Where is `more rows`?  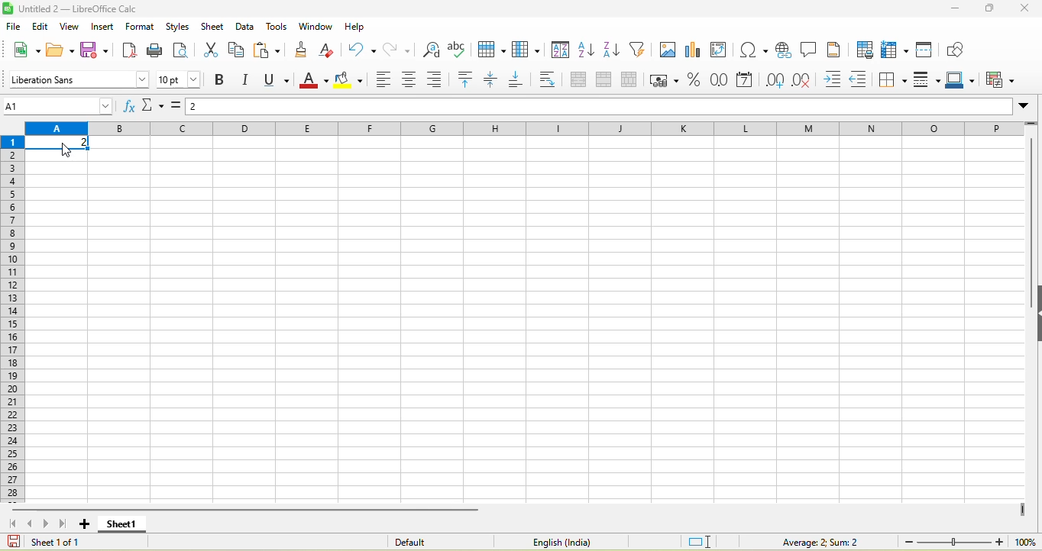 more rows is located at coordinates (1032, 127).